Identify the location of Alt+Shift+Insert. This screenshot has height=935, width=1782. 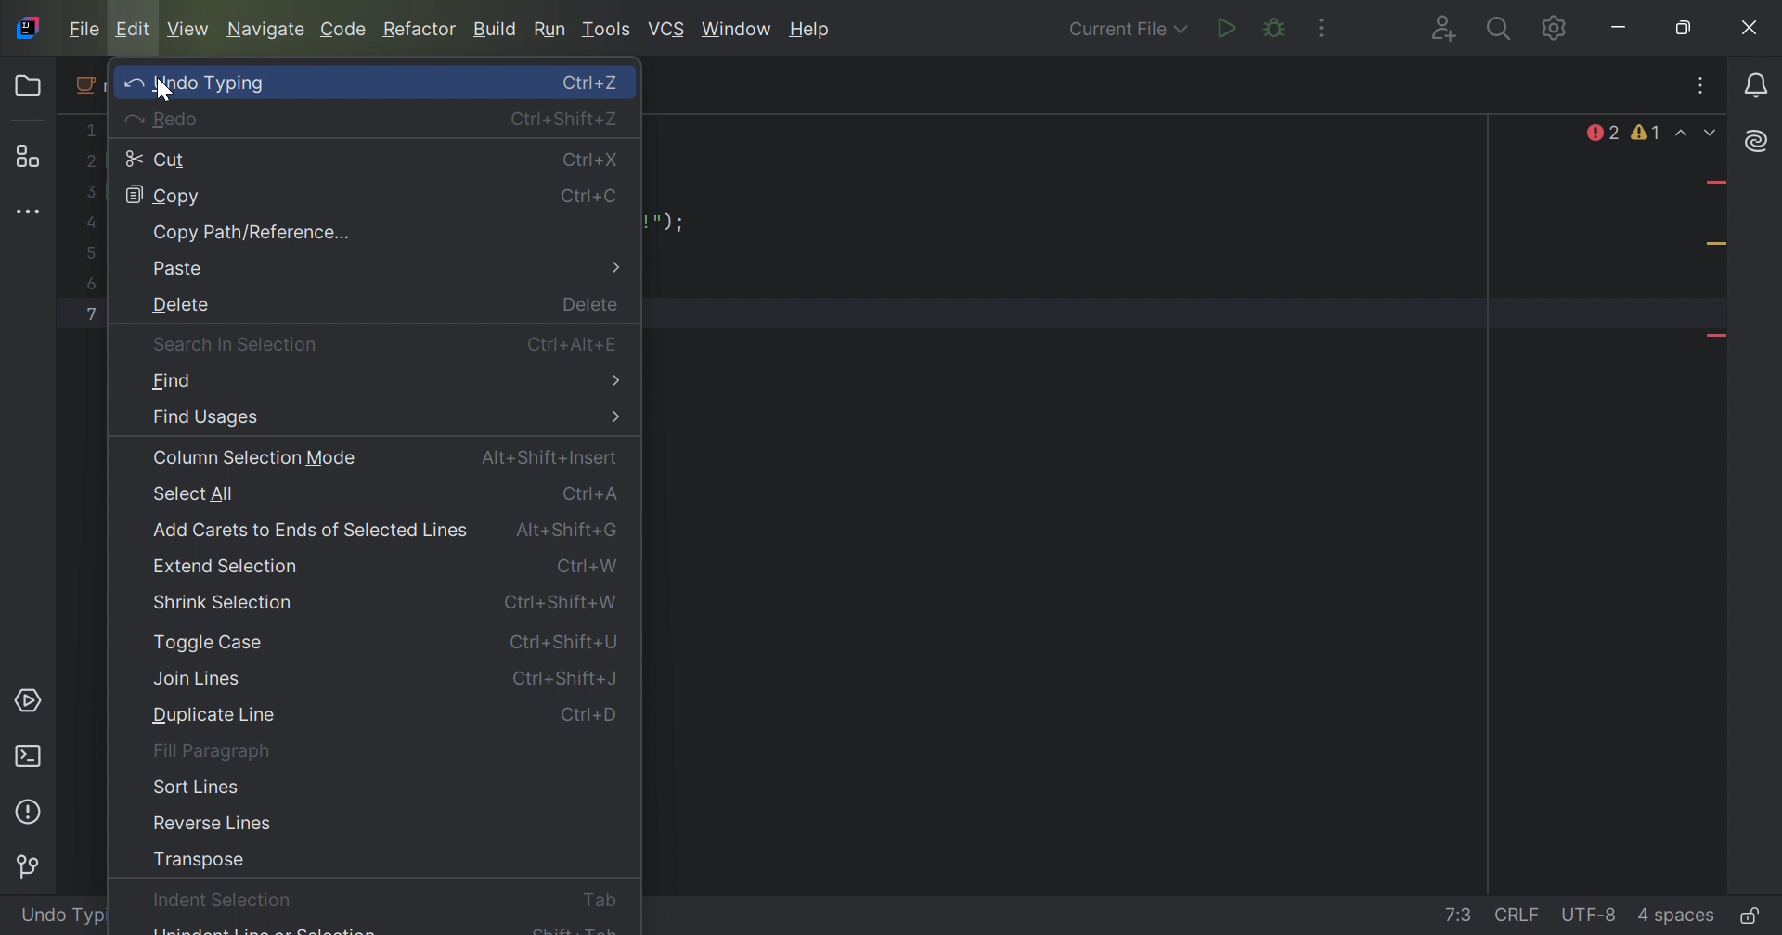
(550, 456).